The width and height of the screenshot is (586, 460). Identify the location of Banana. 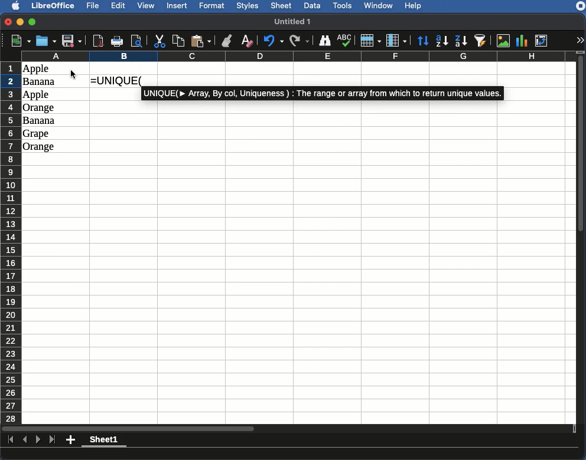
(40, 121).